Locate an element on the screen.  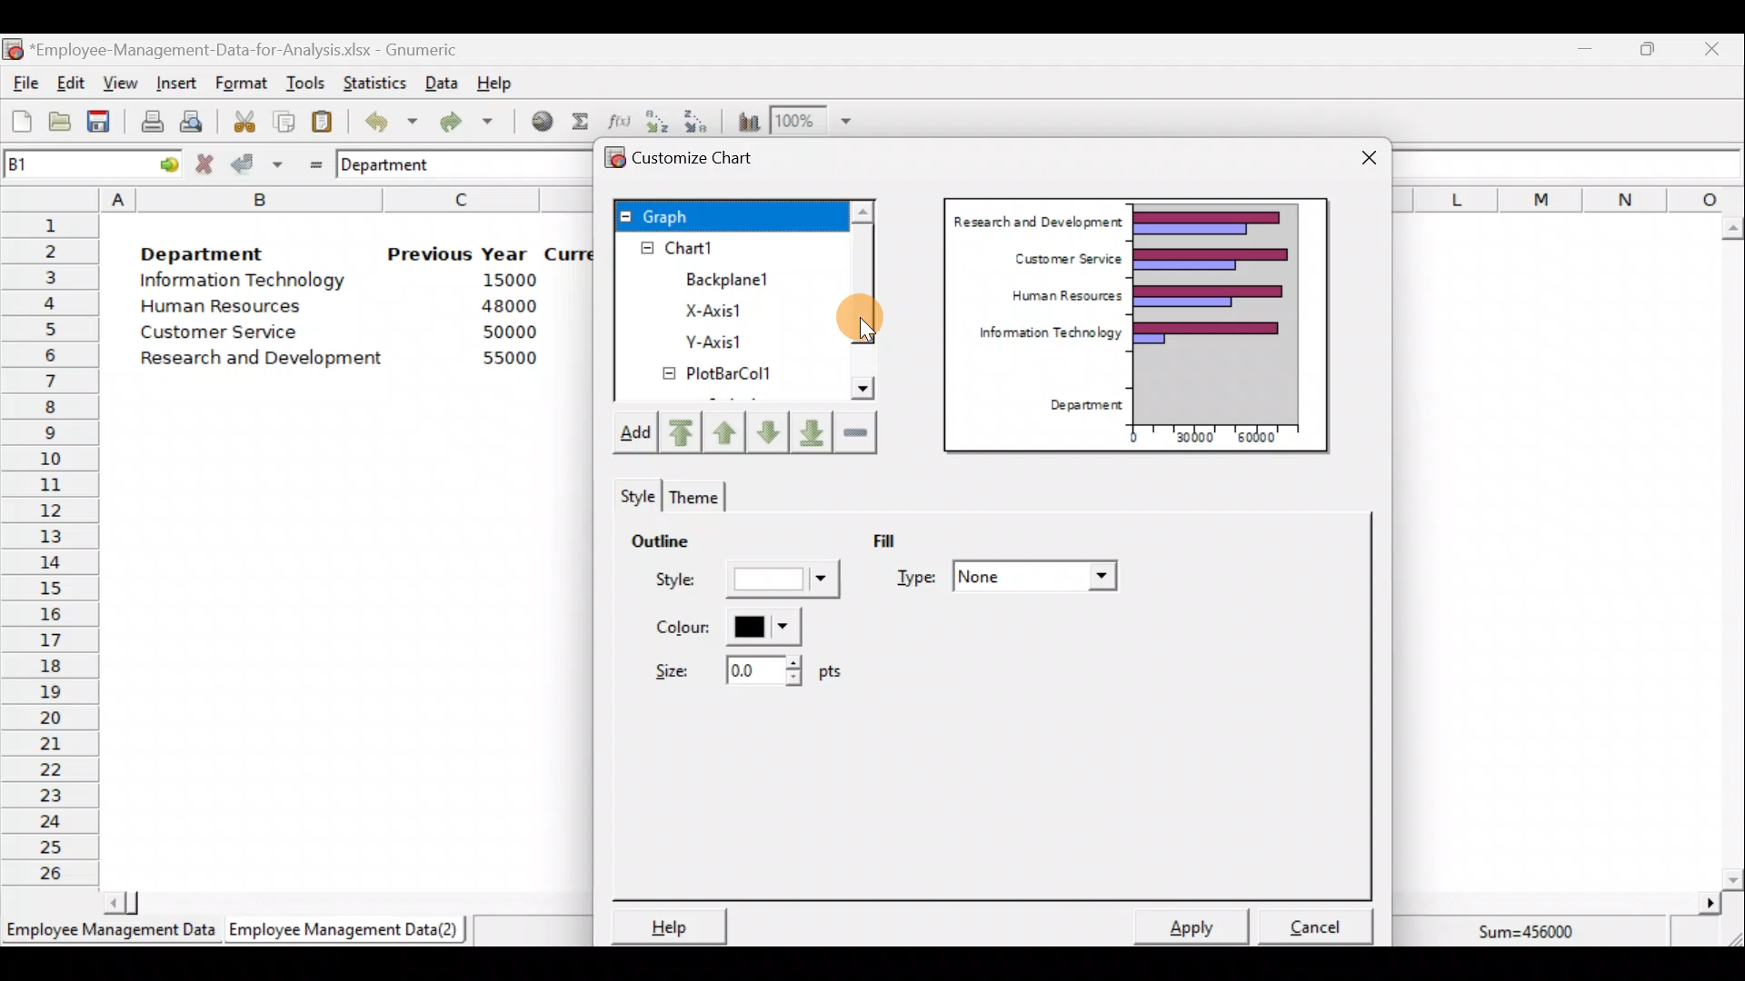
0 is located at coordinates (1133, 437).